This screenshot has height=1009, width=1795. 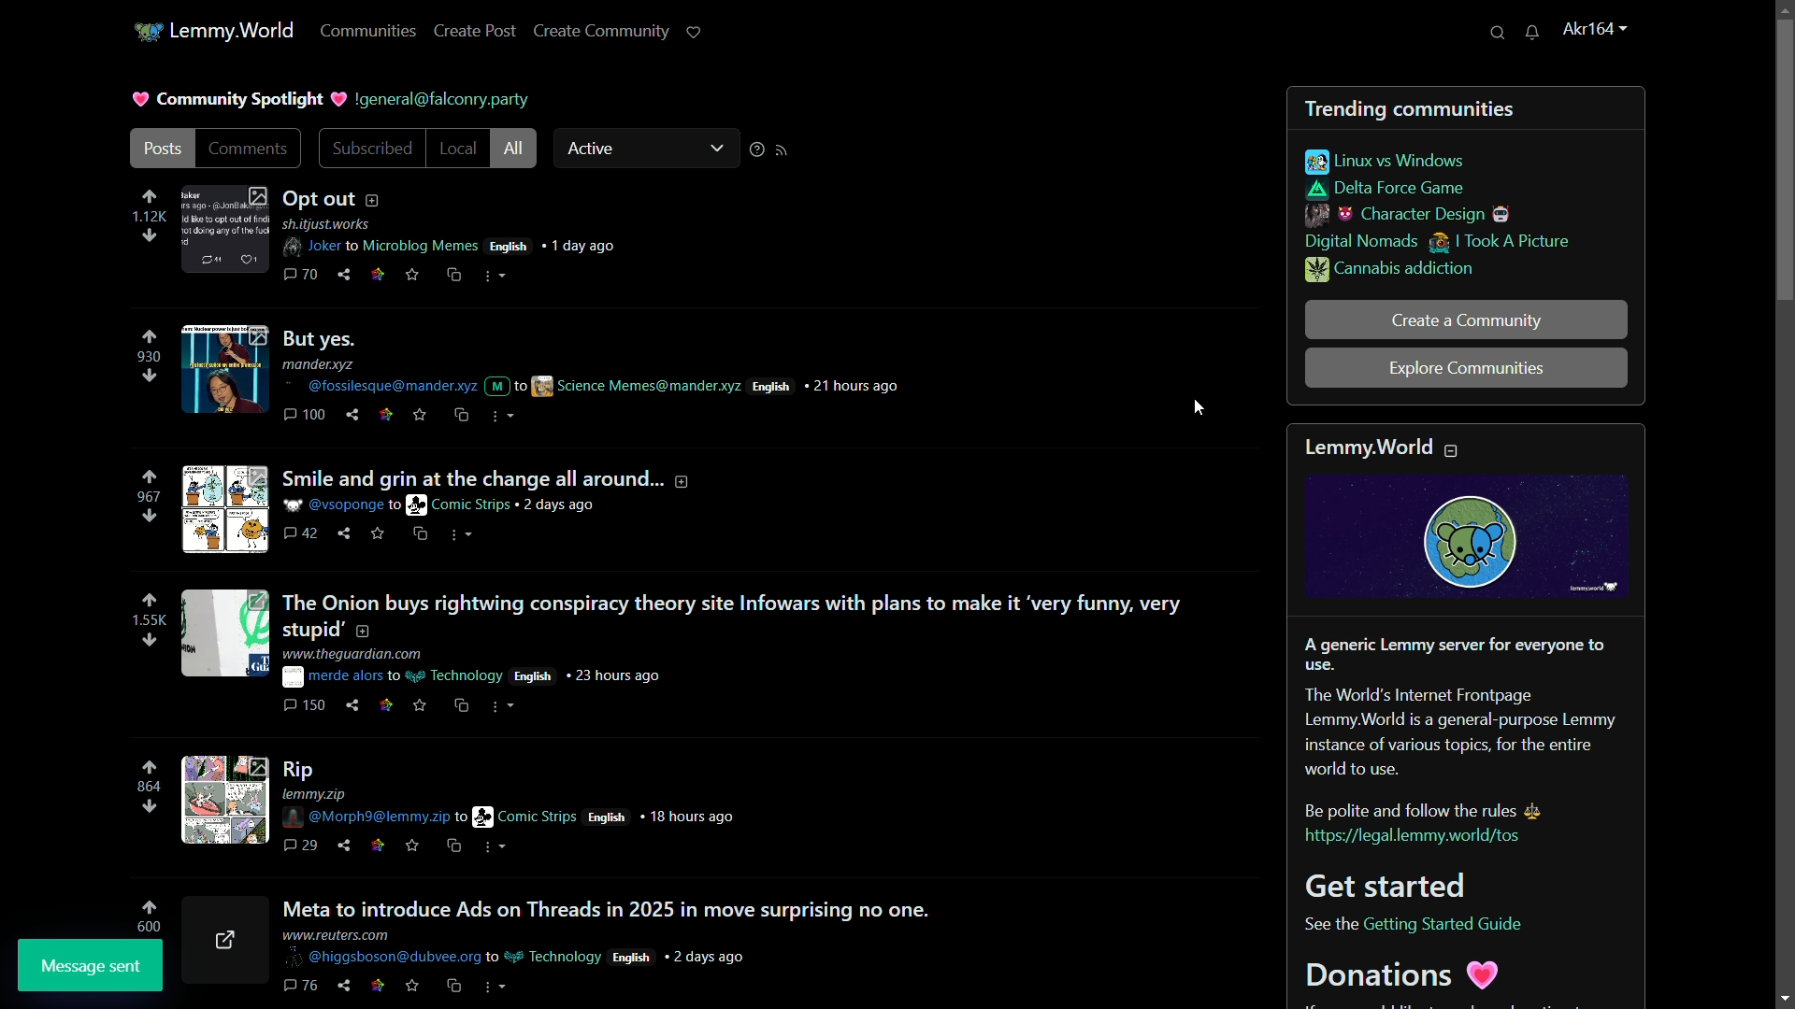 I want to click on image, so click(x=227, y=922).